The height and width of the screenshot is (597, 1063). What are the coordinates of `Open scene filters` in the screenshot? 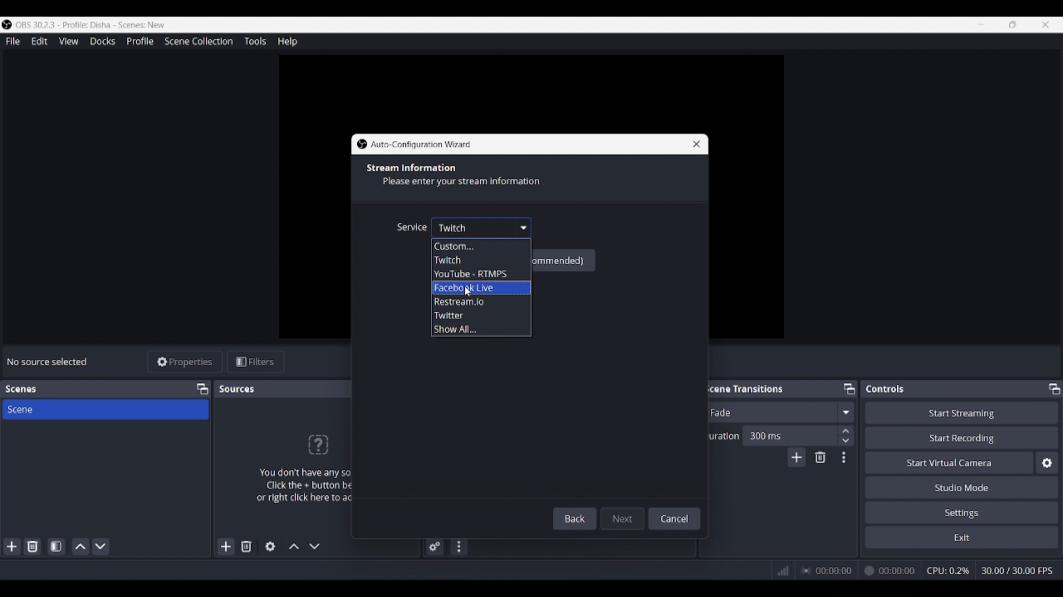 It's located at (56, 546).